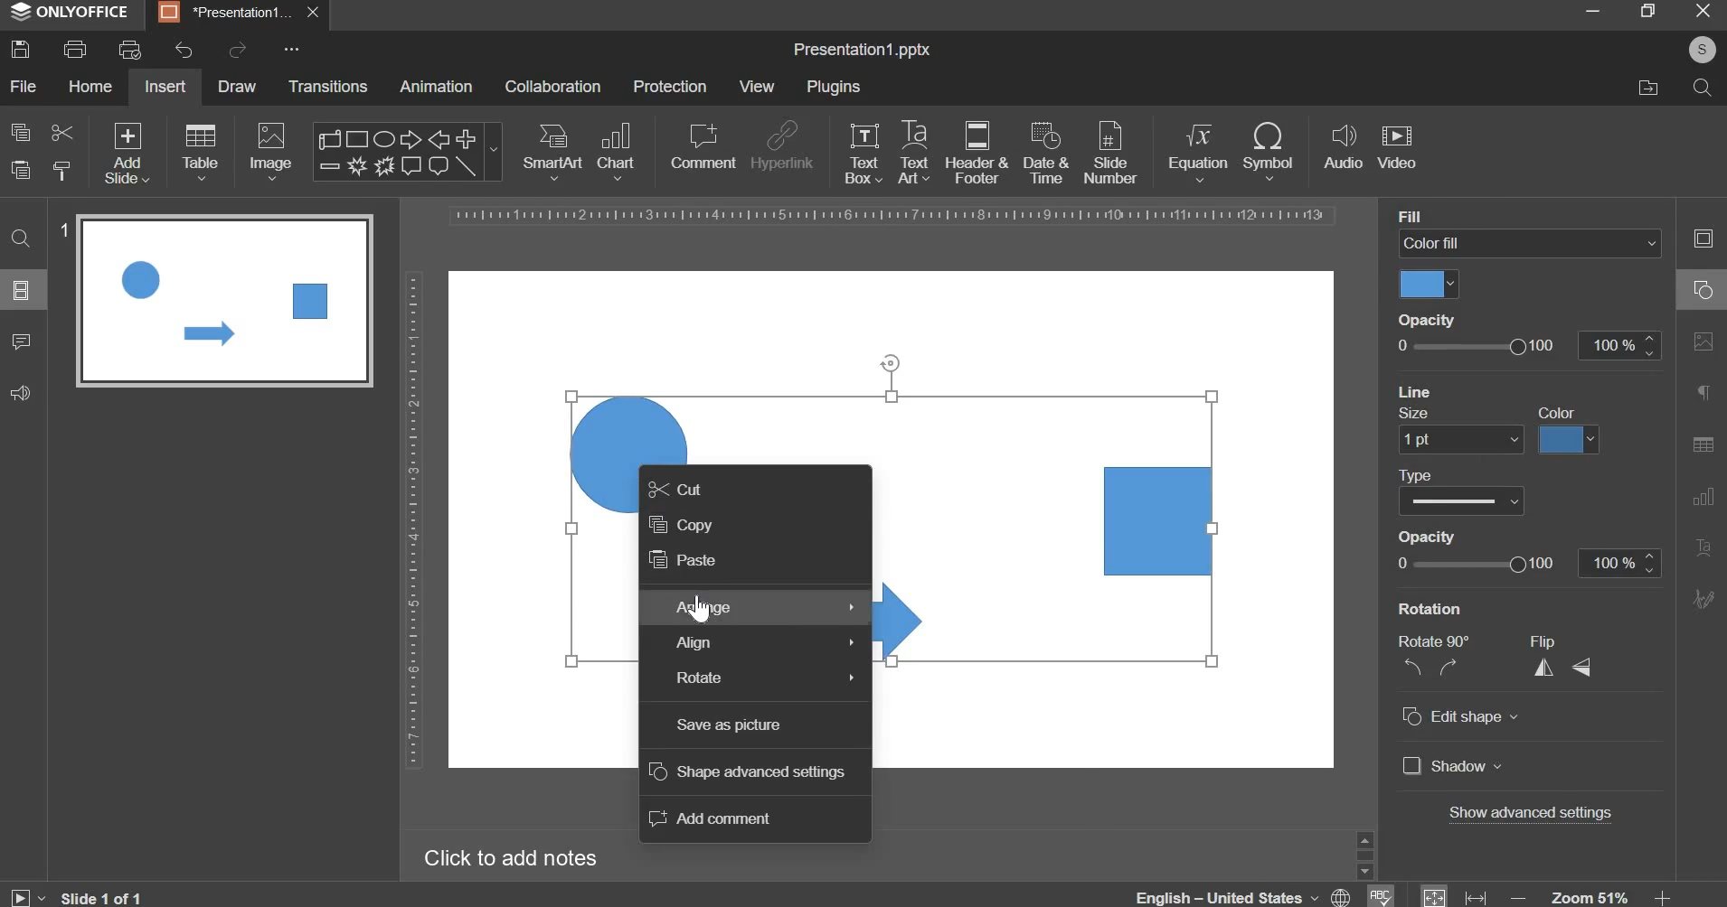  What do you see at coordinates (1451, 668) in the screenshot?
I see `rotate right 90` at bounding box center [1451, 668].